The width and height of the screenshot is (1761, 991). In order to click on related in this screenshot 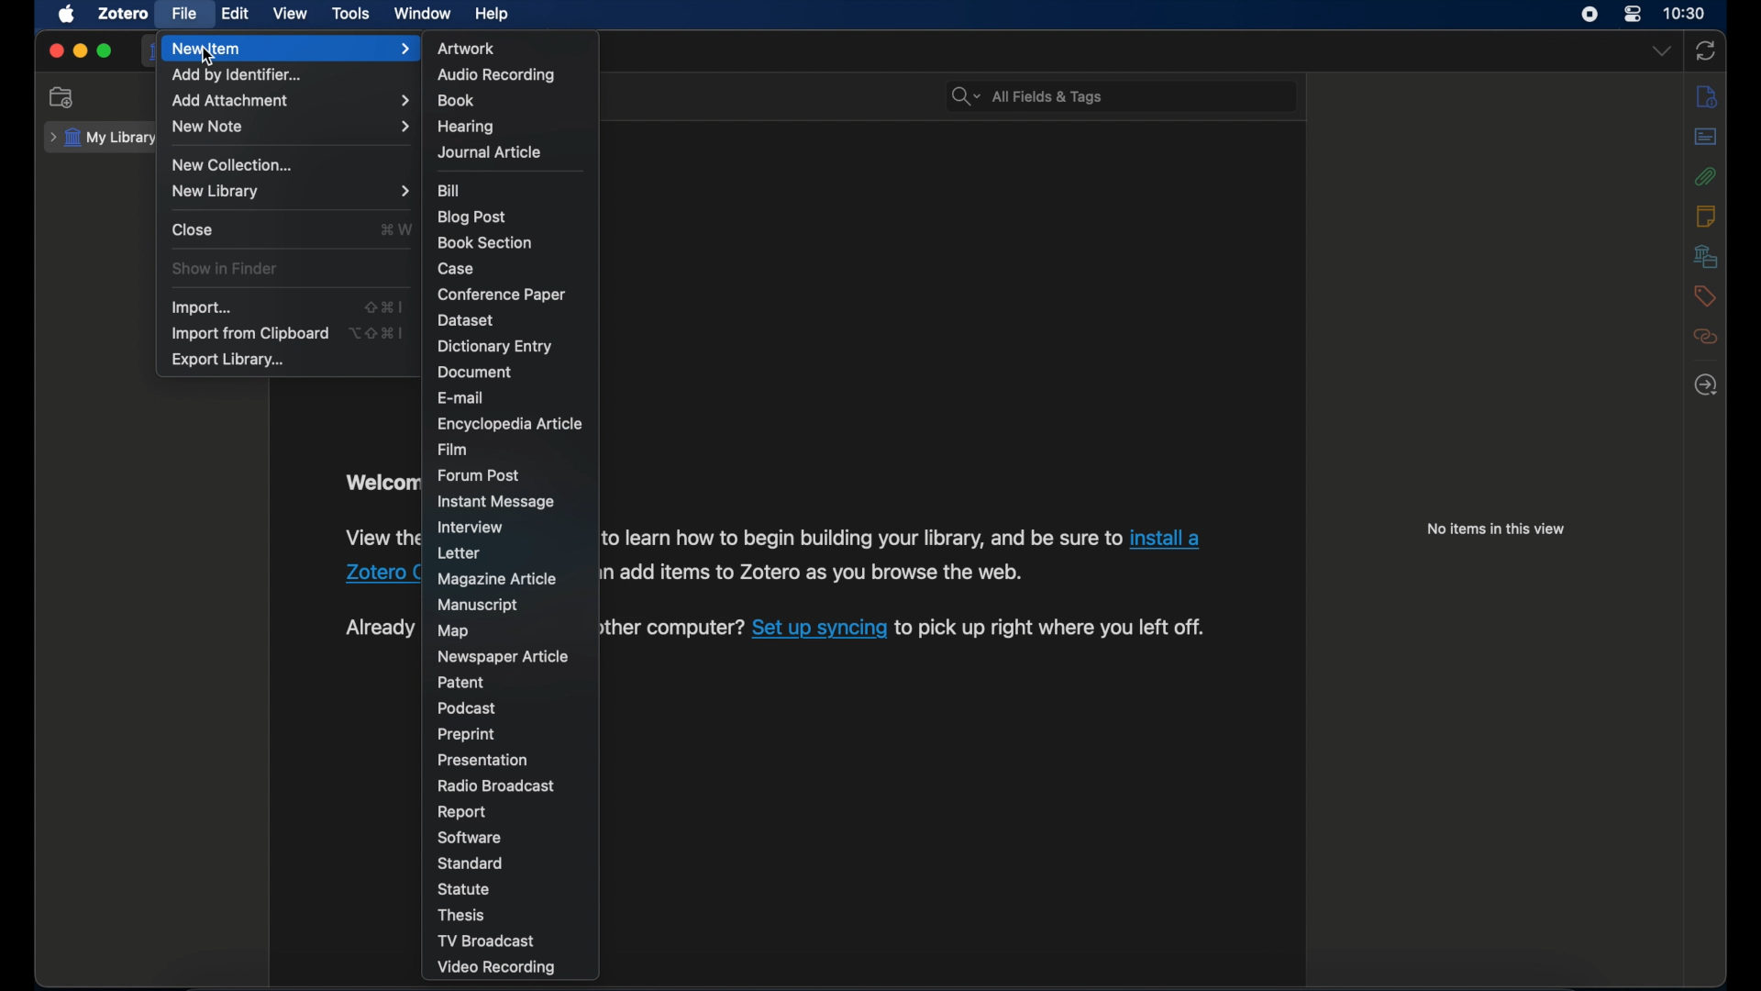, I will do `click(1706, 337)`.